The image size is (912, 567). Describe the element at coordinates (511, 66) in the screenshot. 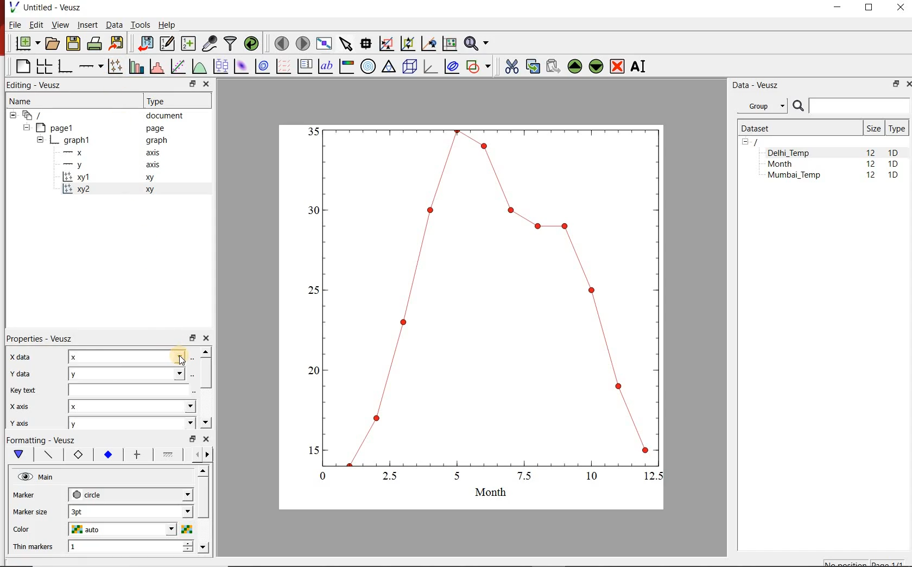

I see `cut the selected widget` at that location.